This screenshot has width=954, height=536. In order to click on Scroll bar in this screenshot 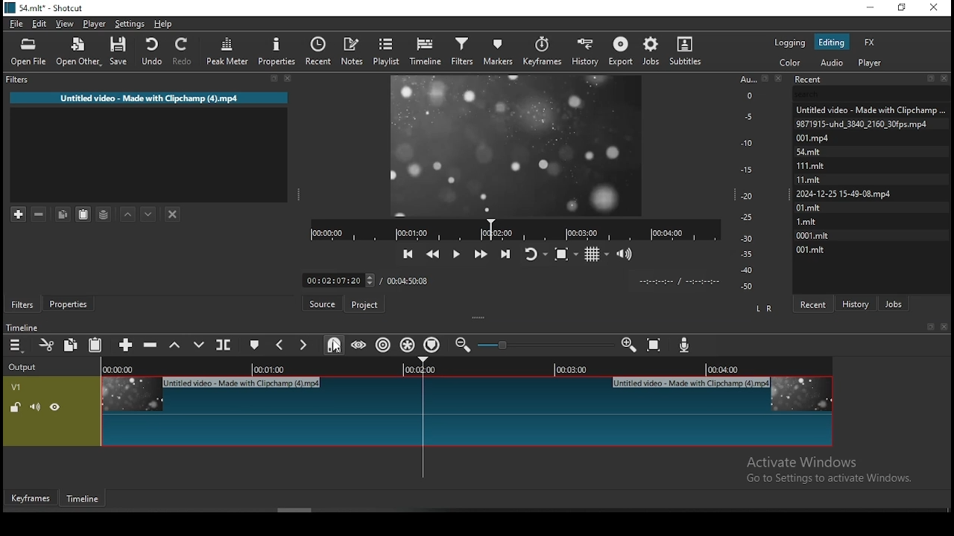, I will do `click(294, 511)`.